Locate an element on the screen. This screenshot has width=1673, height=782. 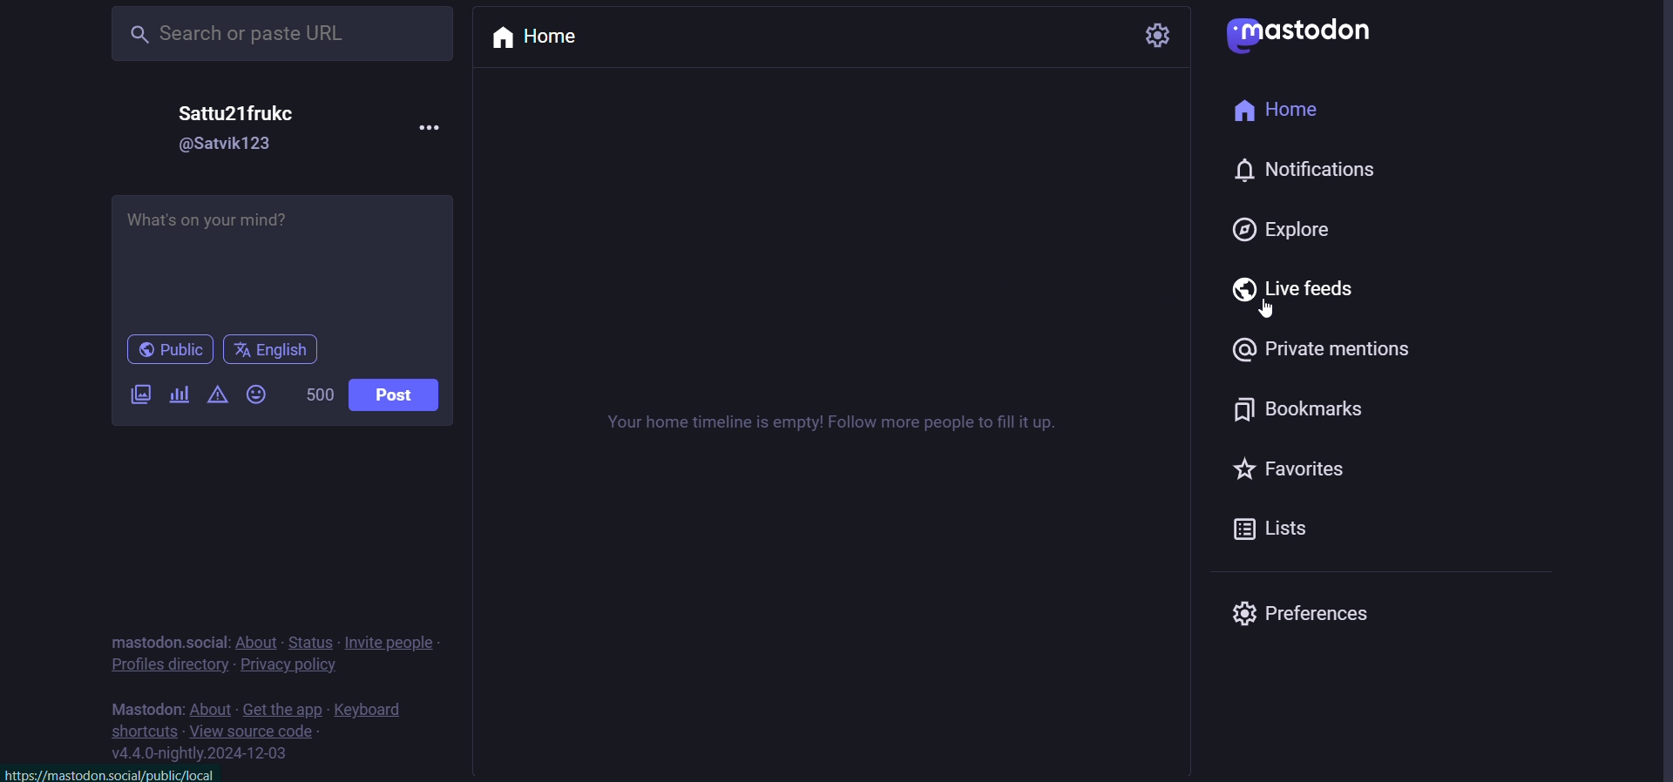
preferences is located at coordinates (1296, 610).